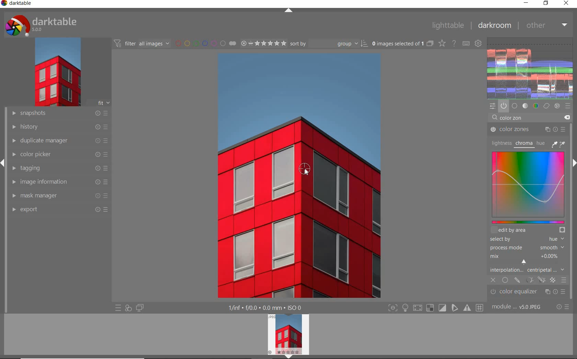  What do you see at coordinates (59, 155) in the screenshot?
I see `color picker` at bounding box center [59, 155].